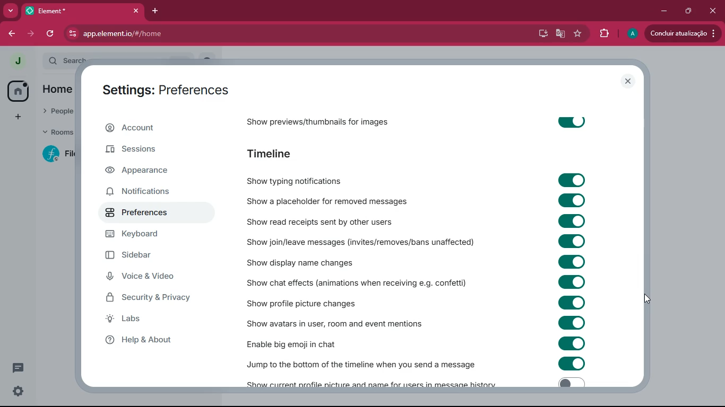  What do you see at coordinates (51, 33) in the screenshot?
I see `refresh` at bounding box center [51, 33].